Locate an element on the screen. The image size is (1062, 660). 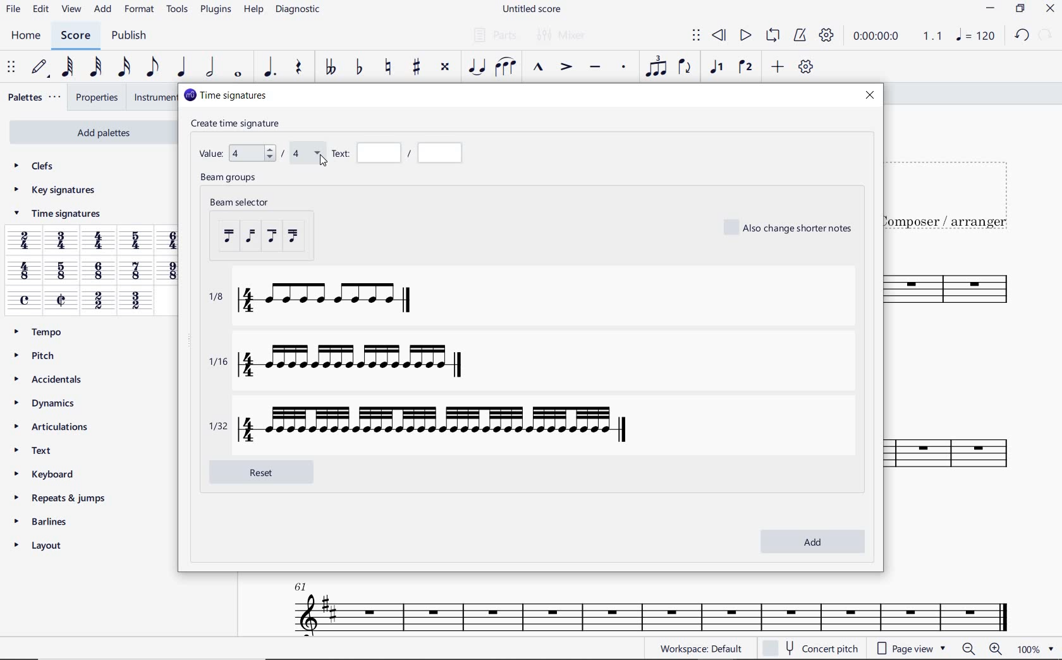
ACCIDENTALS is located at coordinates (49, 377).